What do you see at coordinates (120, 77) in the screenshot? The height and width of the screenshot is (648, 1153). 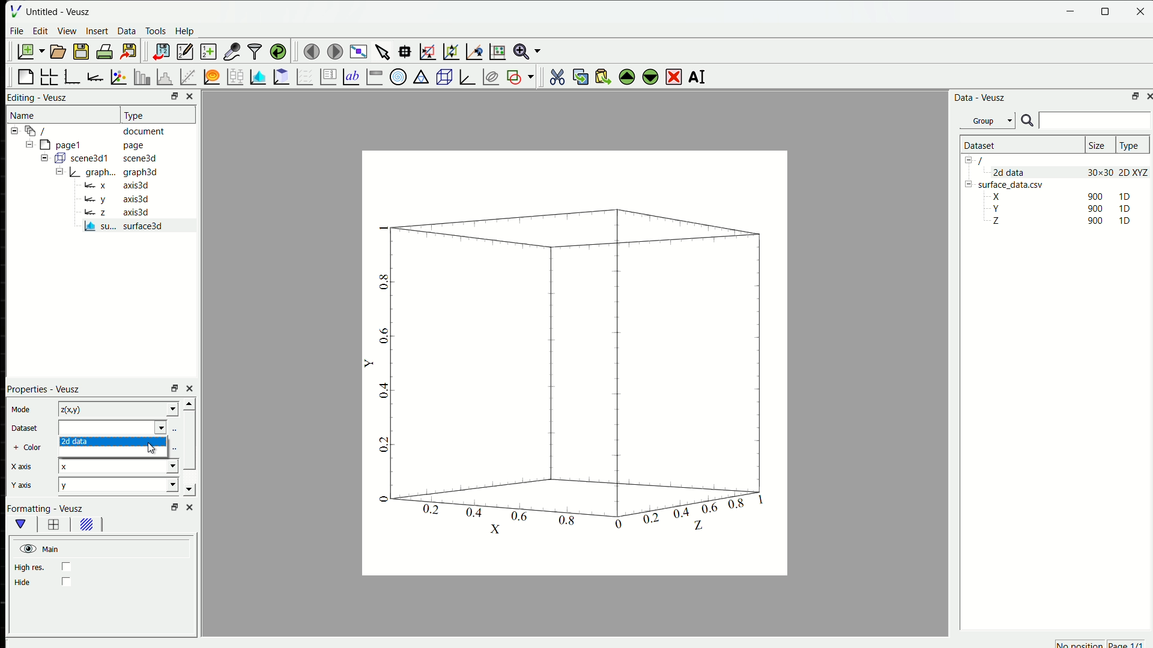 I see `plot points with lines and errorbars` at bounding box center [120, 77].